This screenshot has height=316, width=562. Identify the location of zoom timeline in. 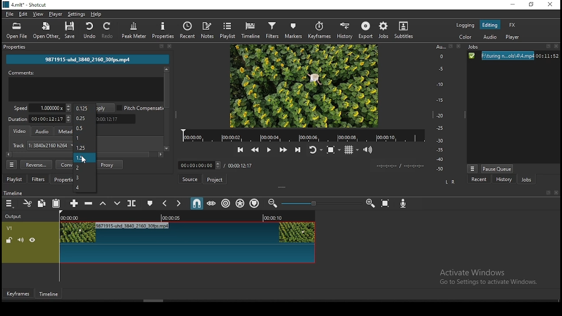
(370, 201).